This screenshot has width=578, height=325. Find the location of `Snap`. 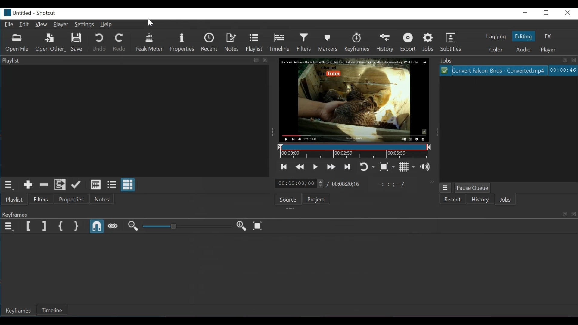

Snap is located at coordinates (97, 227).